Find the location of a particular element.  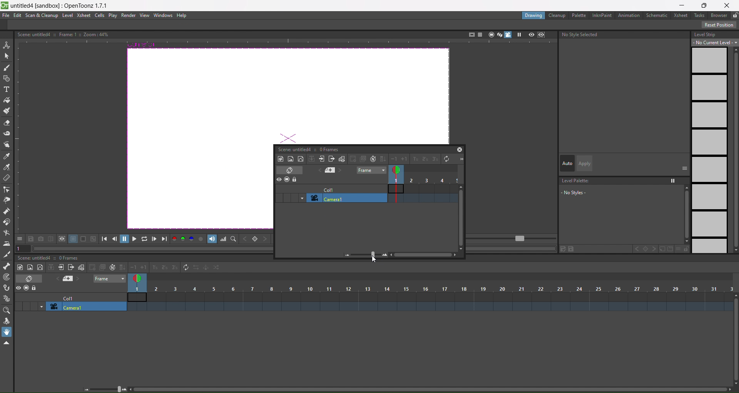

 is located at coordinates (330, 171).